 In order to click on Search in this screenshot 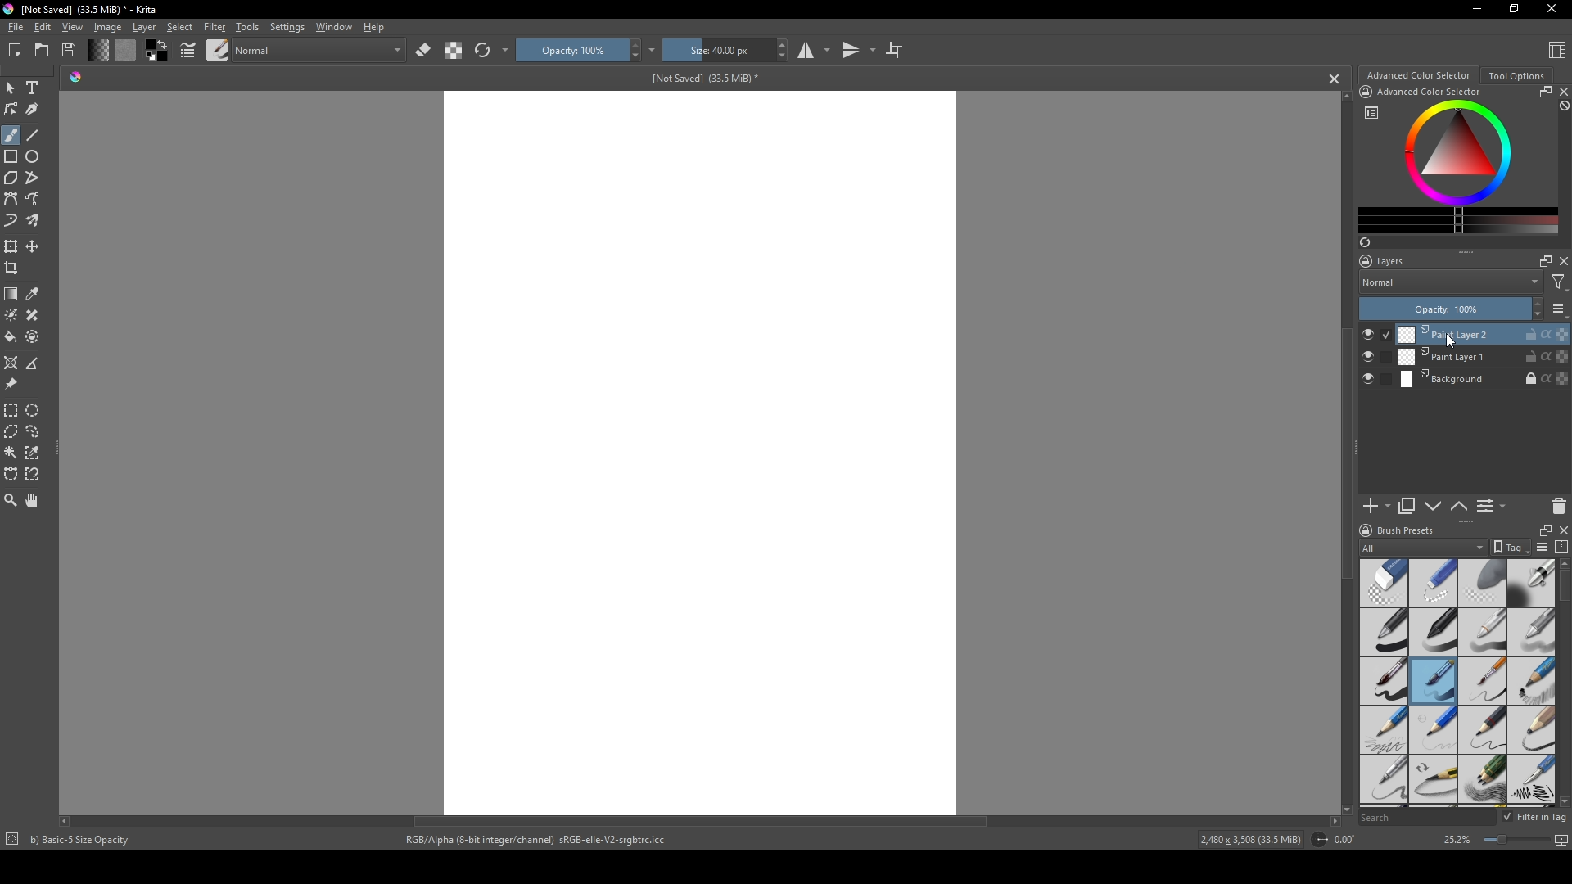, I will do `click(1426, 818)`.